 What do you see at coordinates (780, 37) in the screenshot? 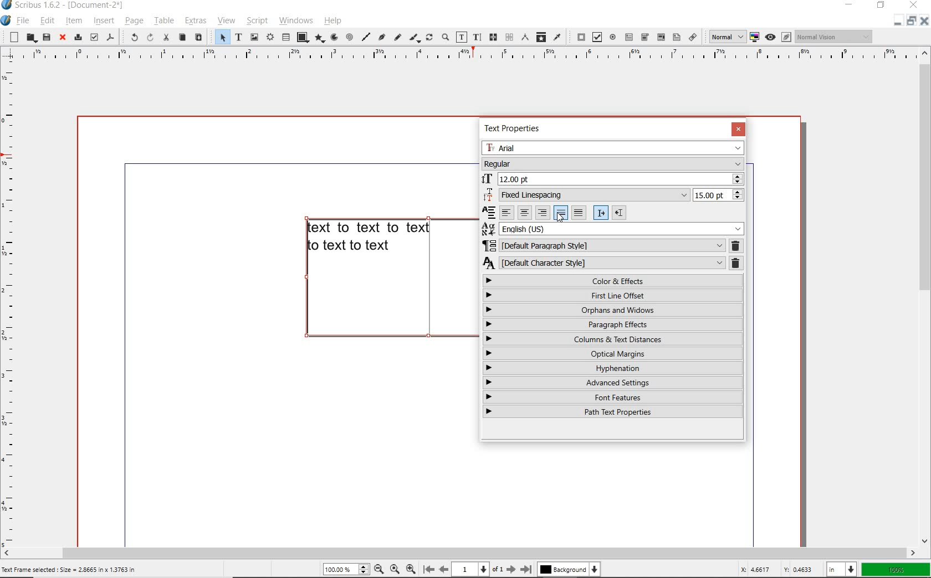
I see `preview mode` at bounding box center [780, 37].